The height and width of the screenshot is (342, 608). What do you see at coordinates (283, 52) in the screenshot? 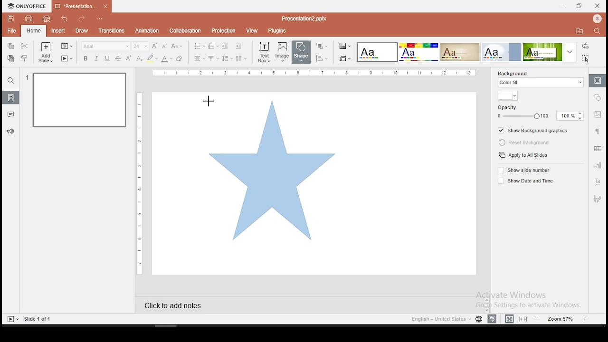
I see `image` at bounding box center [283, 52].